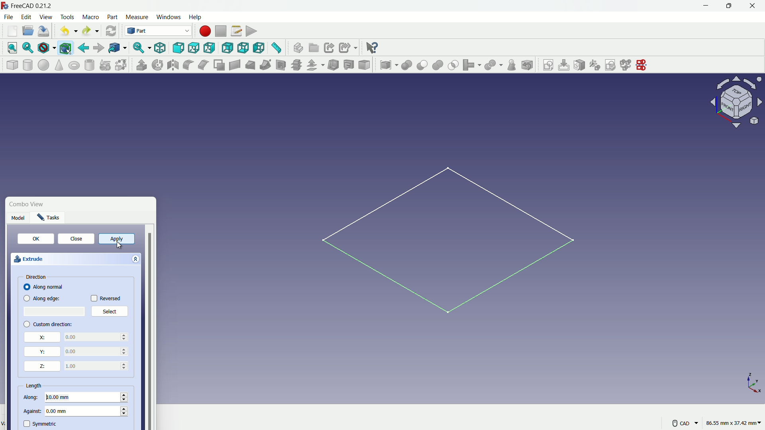  What do you see at coordinates (85, 397) in the screenshot?
I see `10.00 mm` at bounding box center [85, 397].